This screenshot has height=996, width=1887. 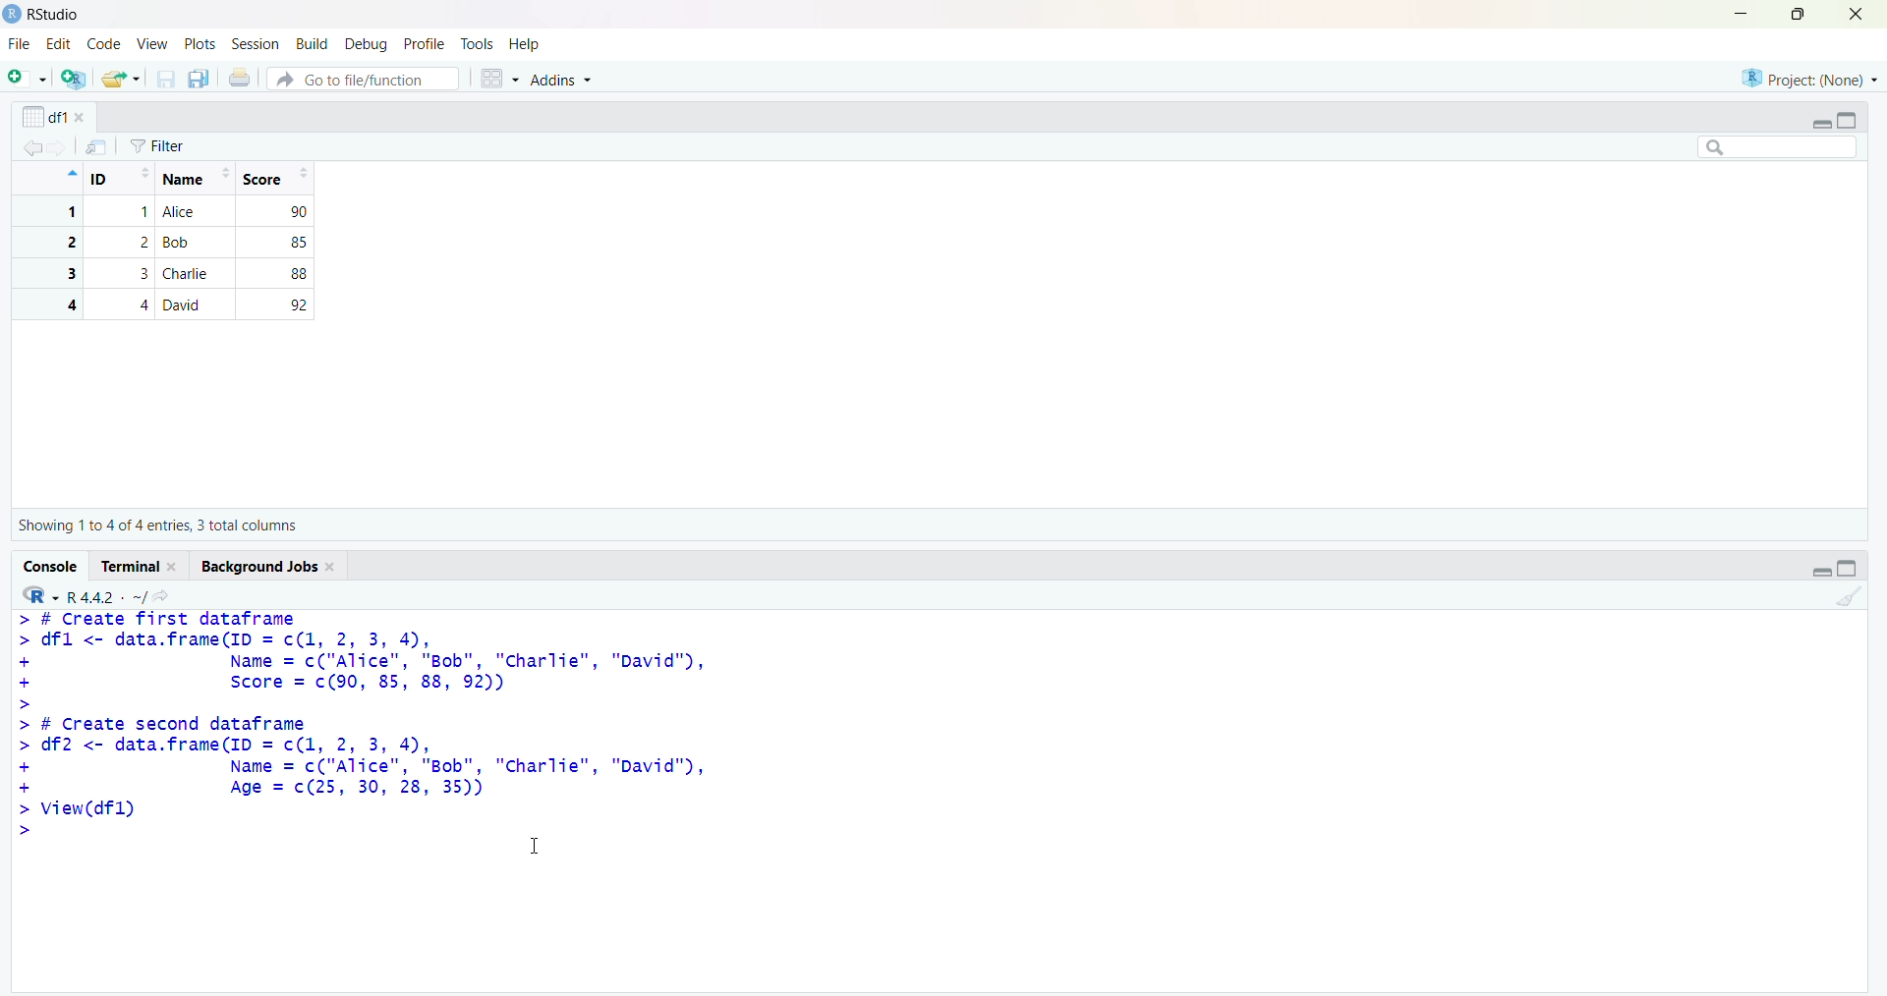 What do you see at coordinates (1820, 125) in the screenshot?
I see `Collapse/expand ` at bounding box center [1820, 125].